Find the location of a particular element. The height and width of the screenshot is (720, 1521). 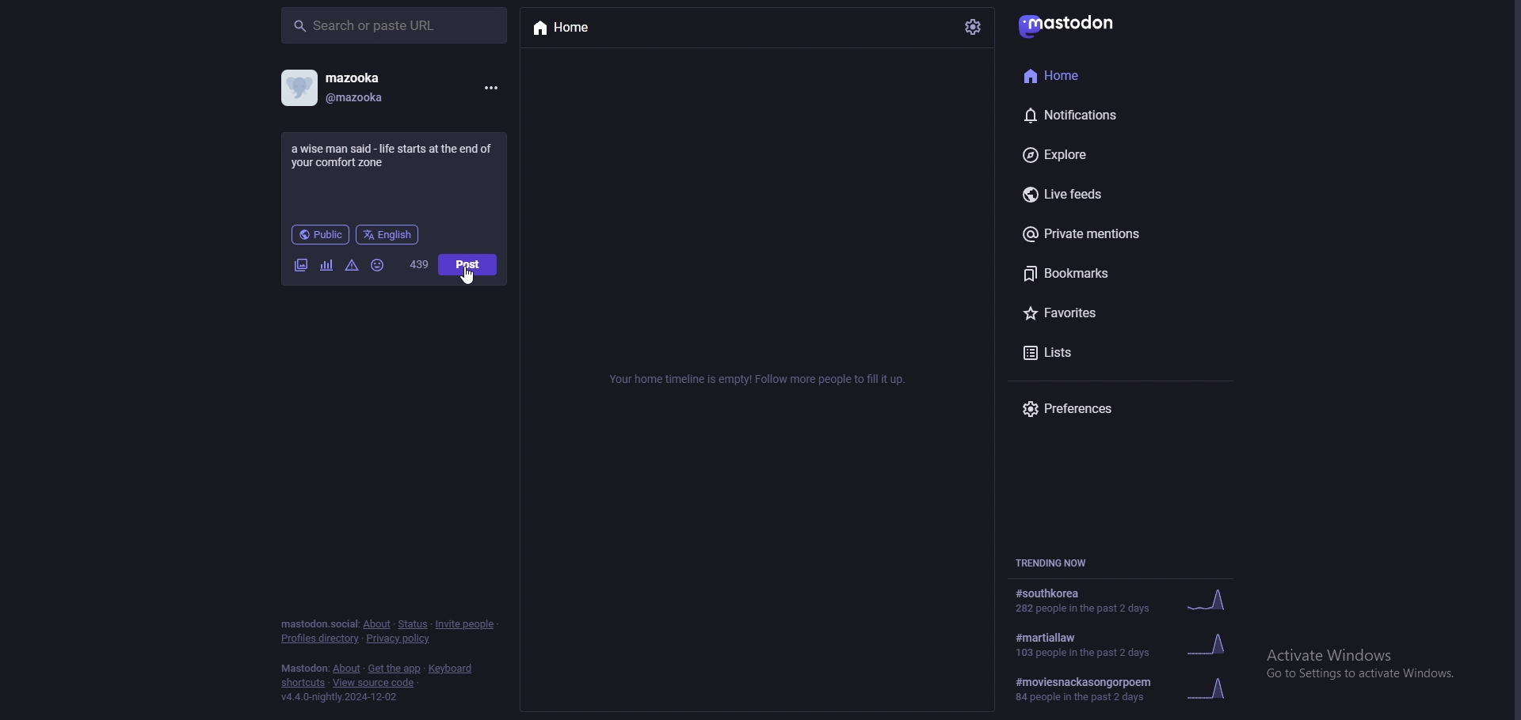

private mentions is located at coordinates (1106, 236).